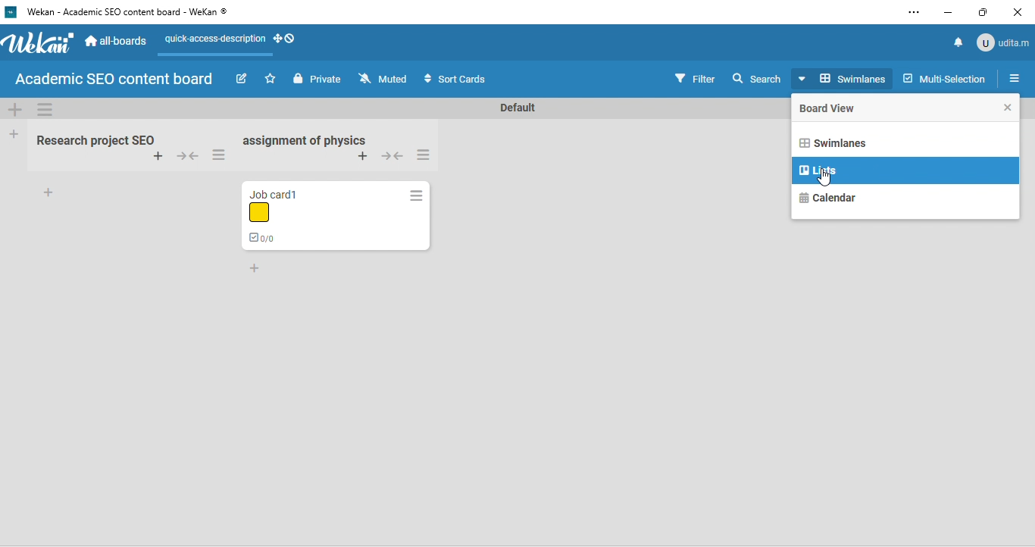  What do you see at coordinates (427, 155) in the screenshot?
I see `list action` at bounding box center [427, 155].